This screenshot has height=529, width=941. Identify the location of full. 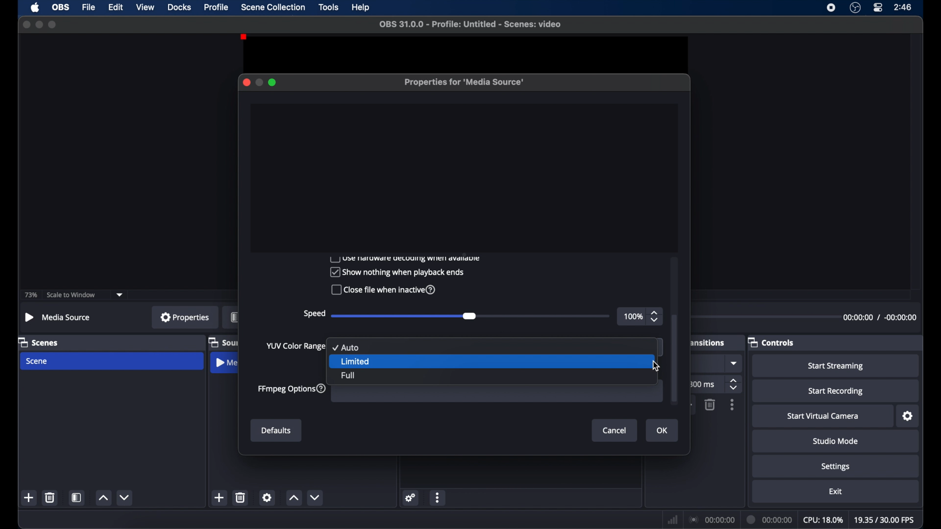
(348, 375).